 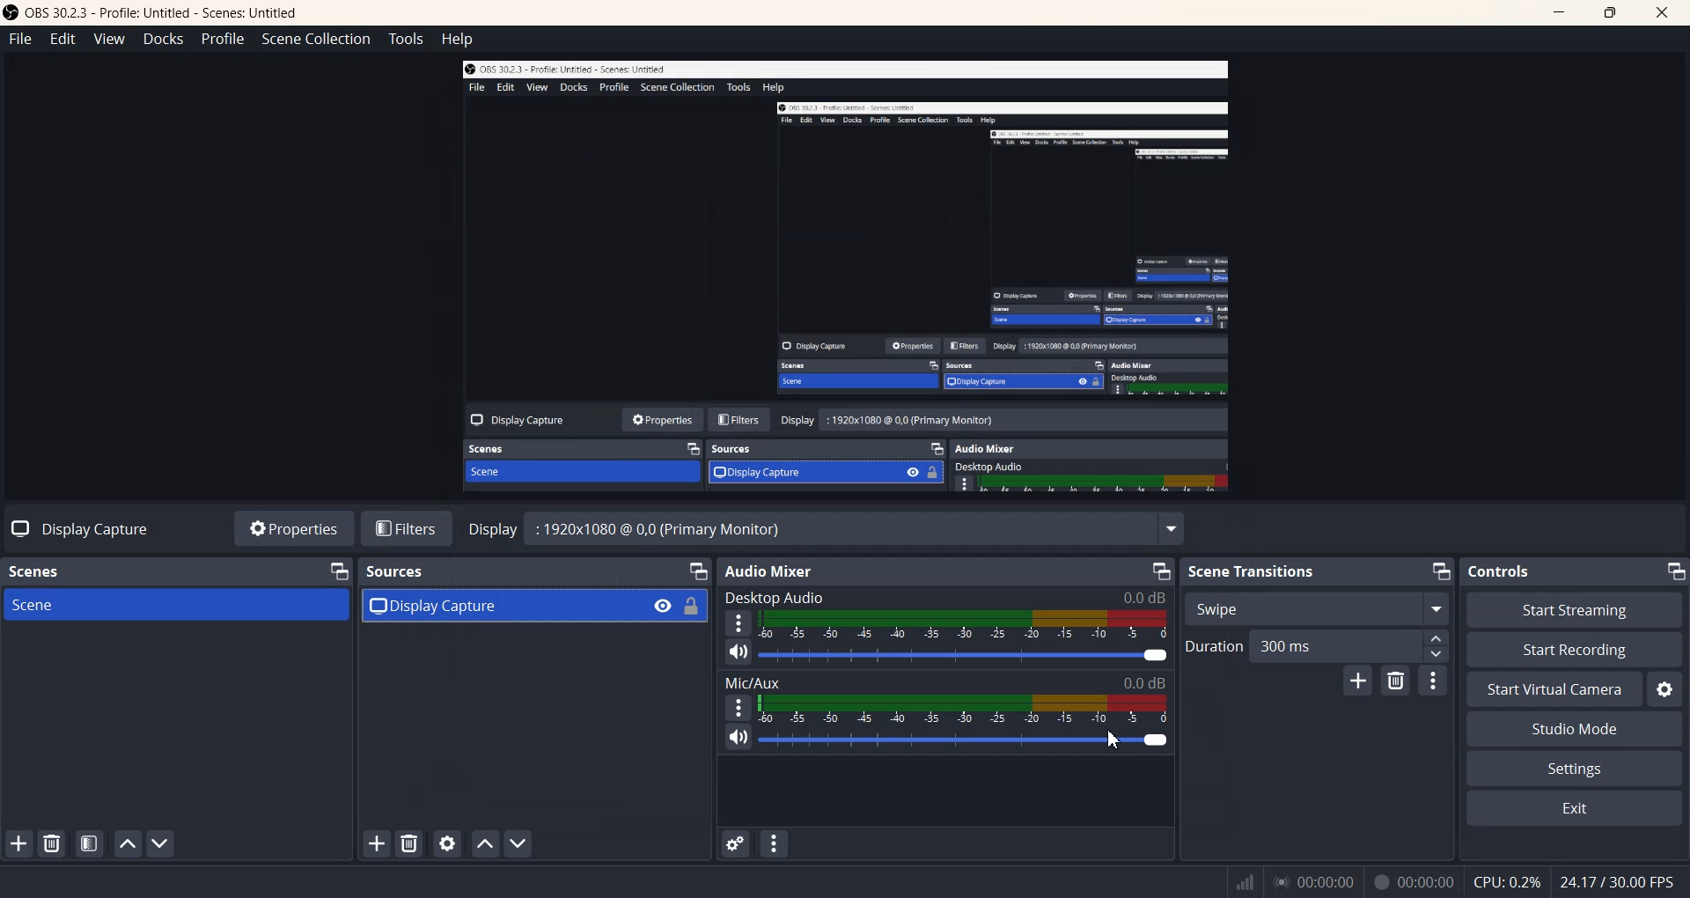 I want to click on Audio Mixer, so click(x=768, y=570).